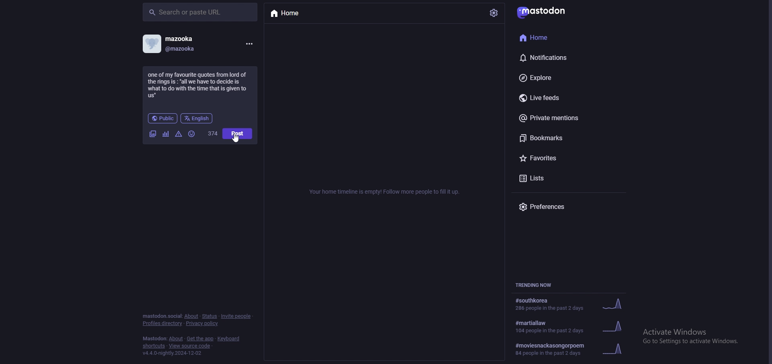 This screenshot has width=772, height=364. I want to click on trending now, so click(534, 284).